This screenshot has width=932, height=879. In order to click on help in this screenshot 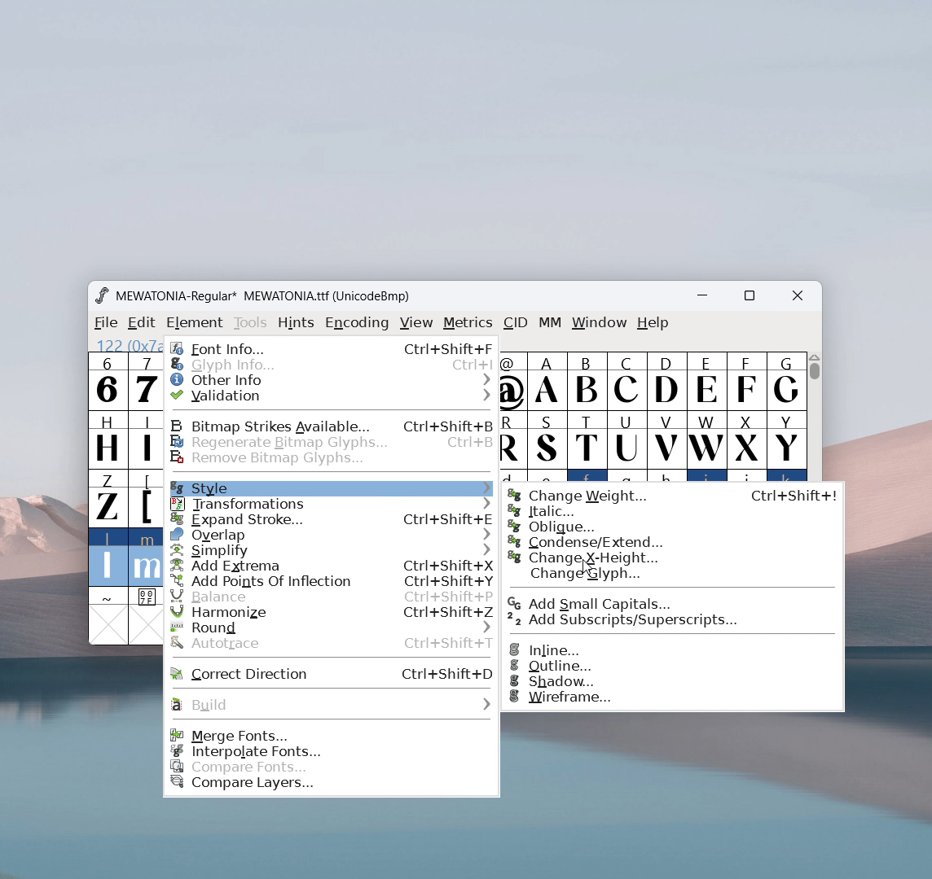, I will do `click(653, 323)`.